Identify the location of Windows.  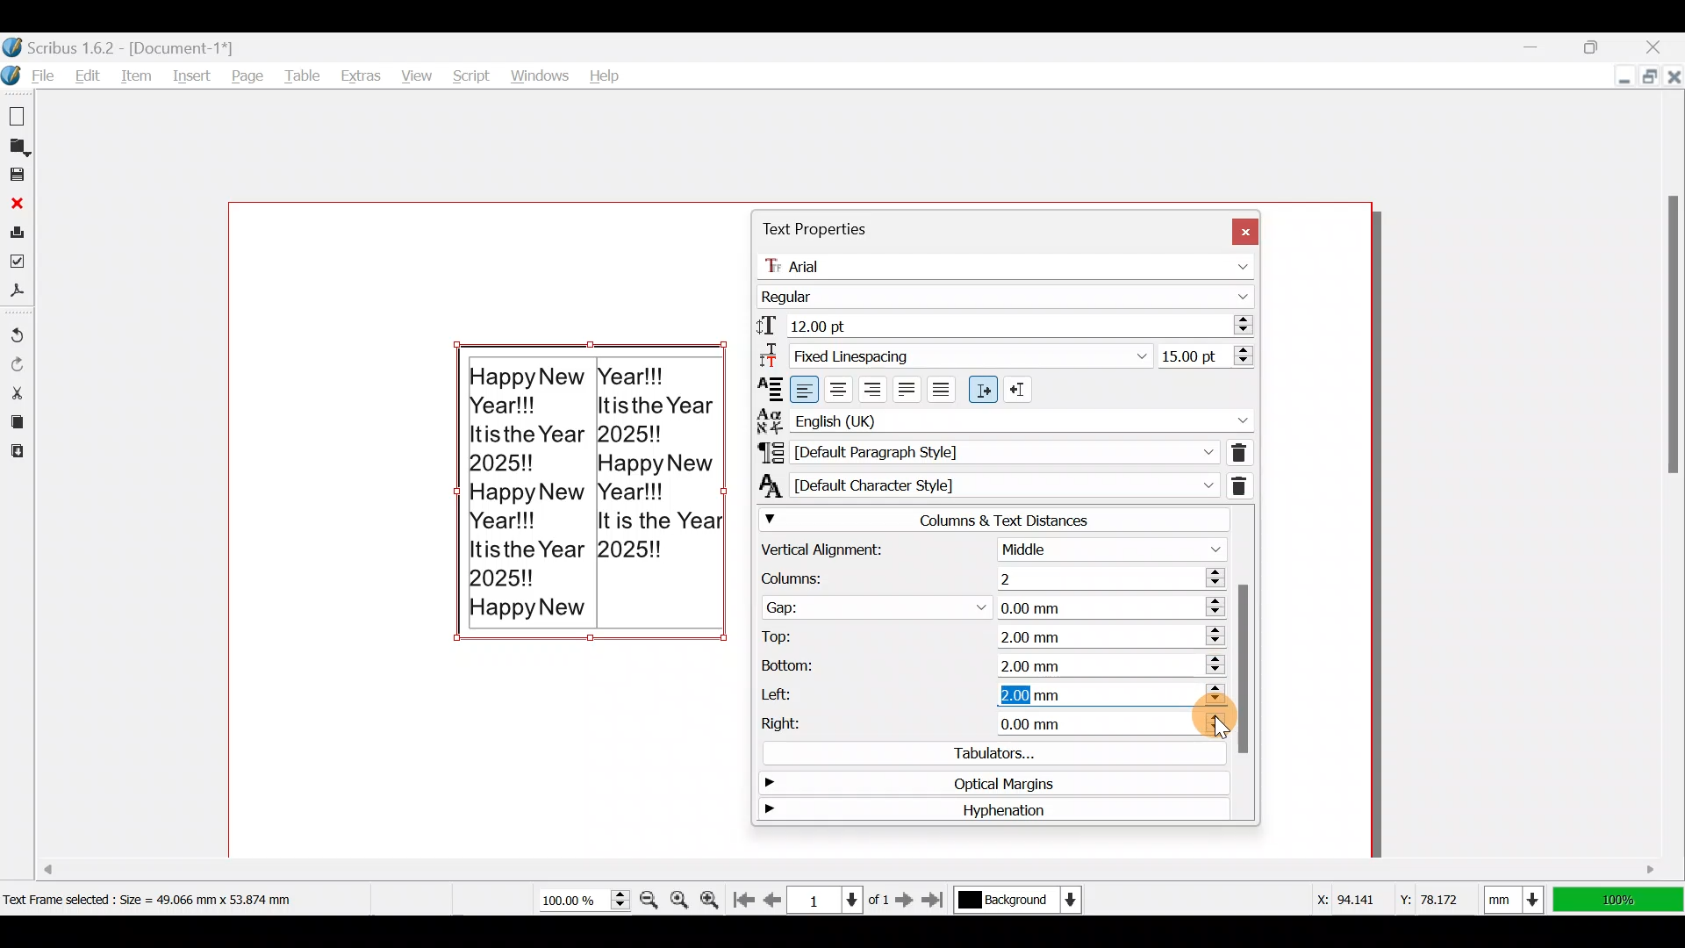
(536, 71).